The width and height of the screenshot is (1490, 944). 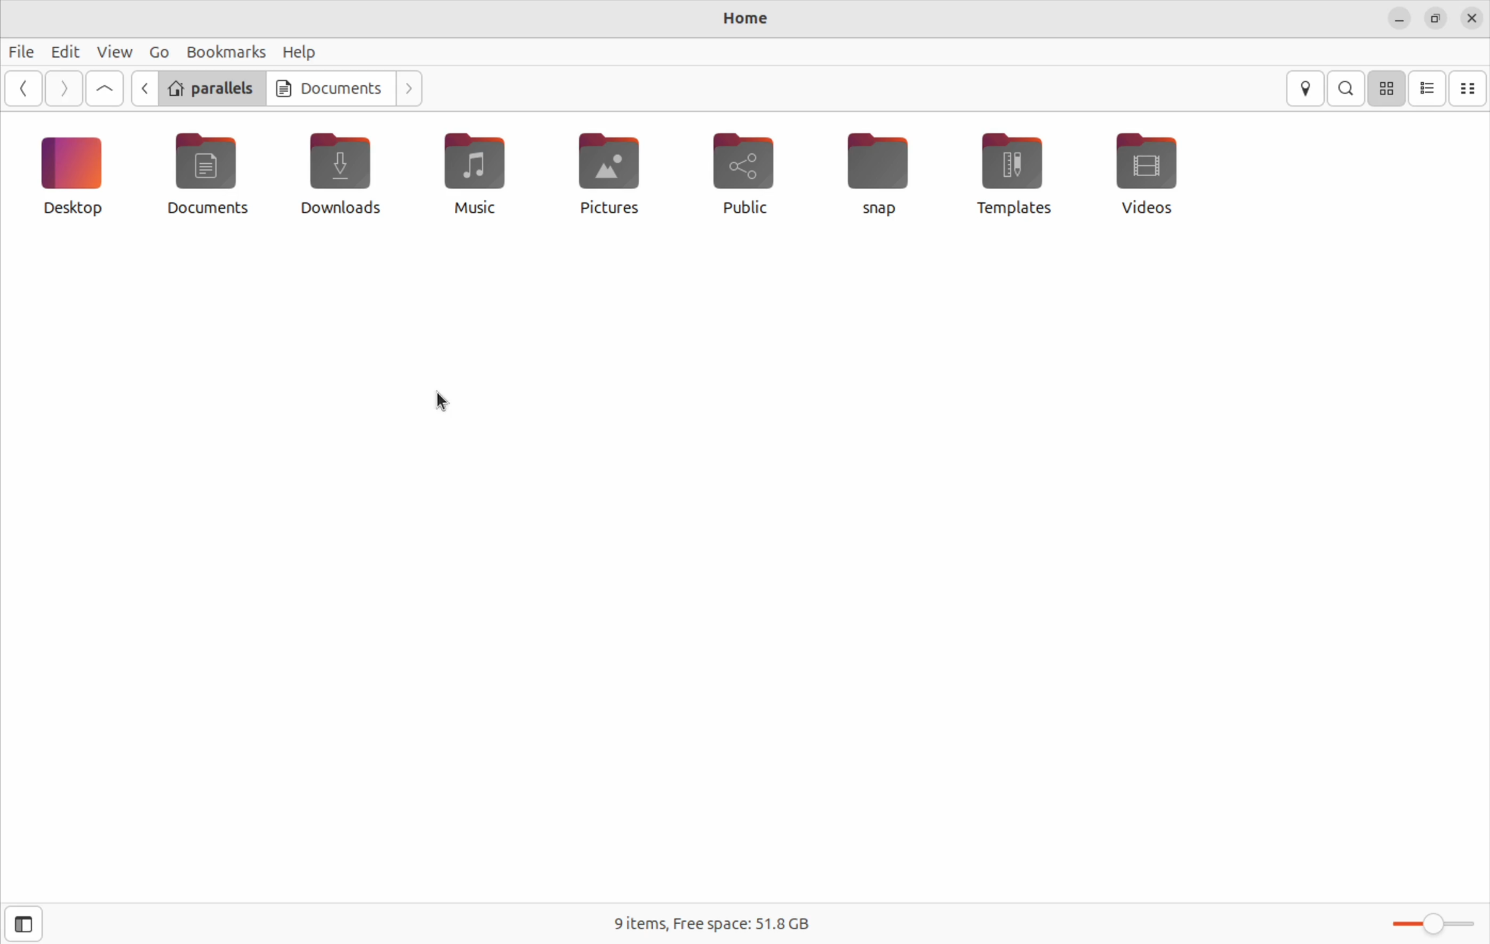 What do you see at coordinates (23, 51) in the screenshot?
I see `file` at bounding box center [23, 51].